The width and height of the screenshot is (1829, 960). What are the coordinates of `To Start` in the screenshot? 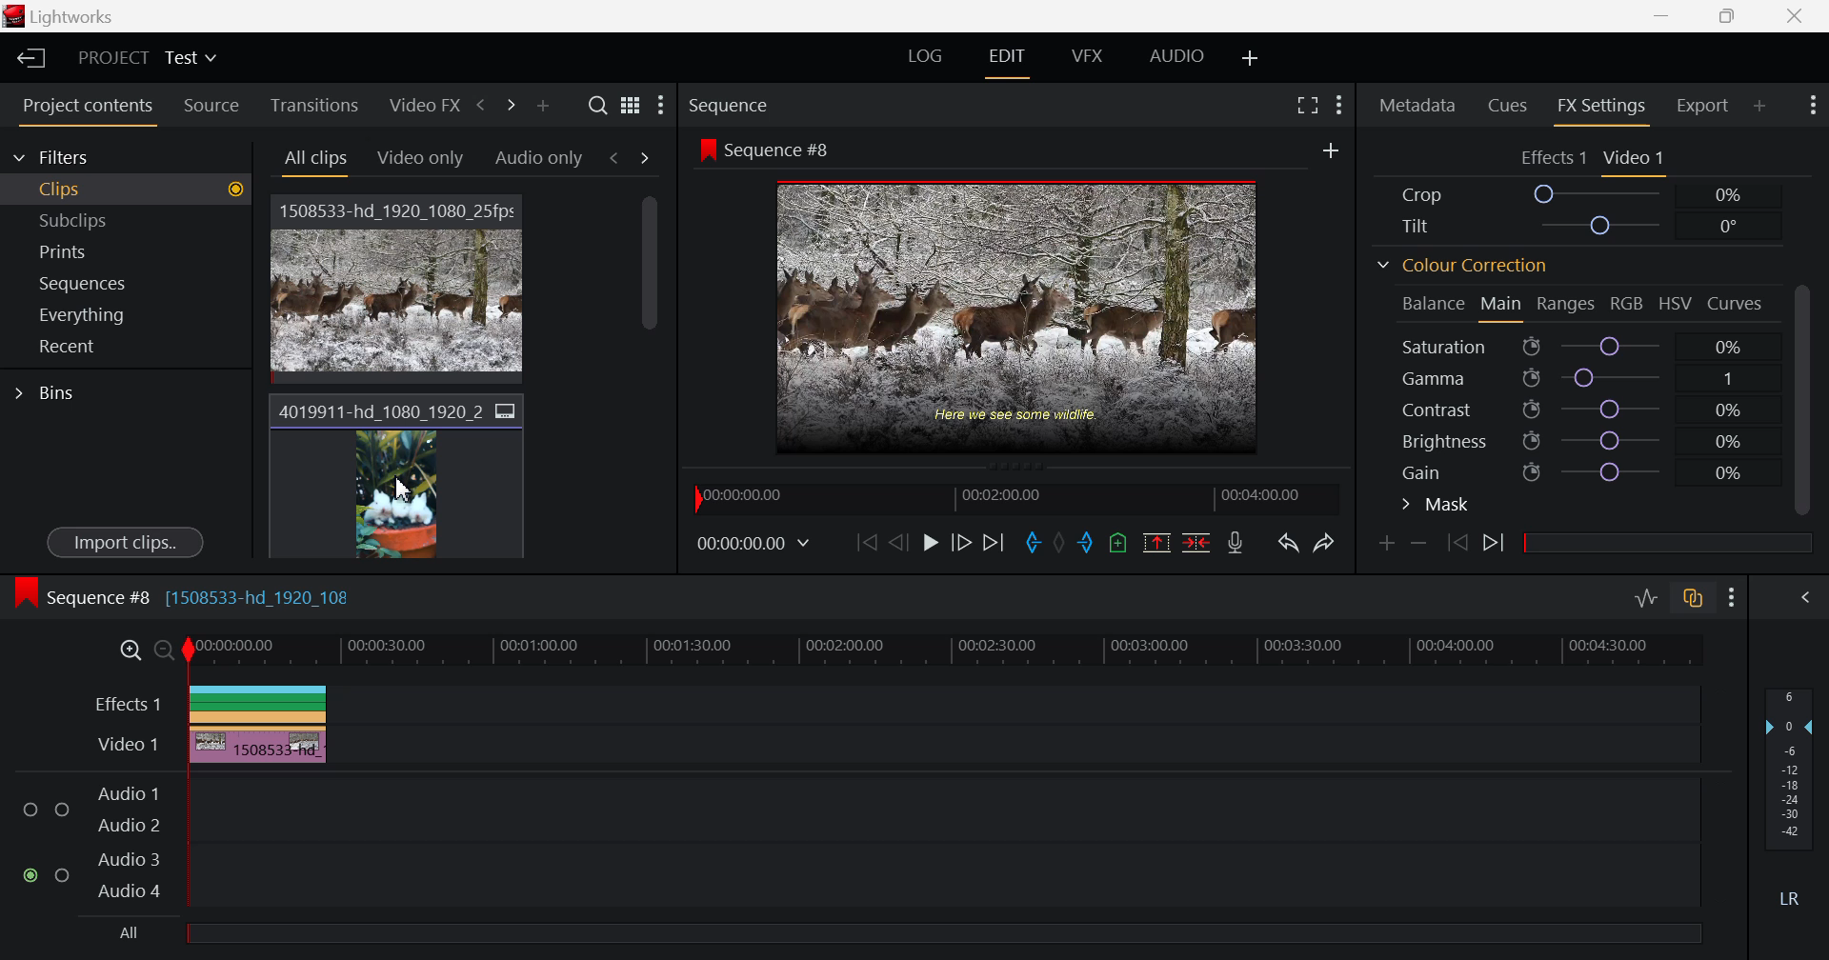 It's located at (867, 544).